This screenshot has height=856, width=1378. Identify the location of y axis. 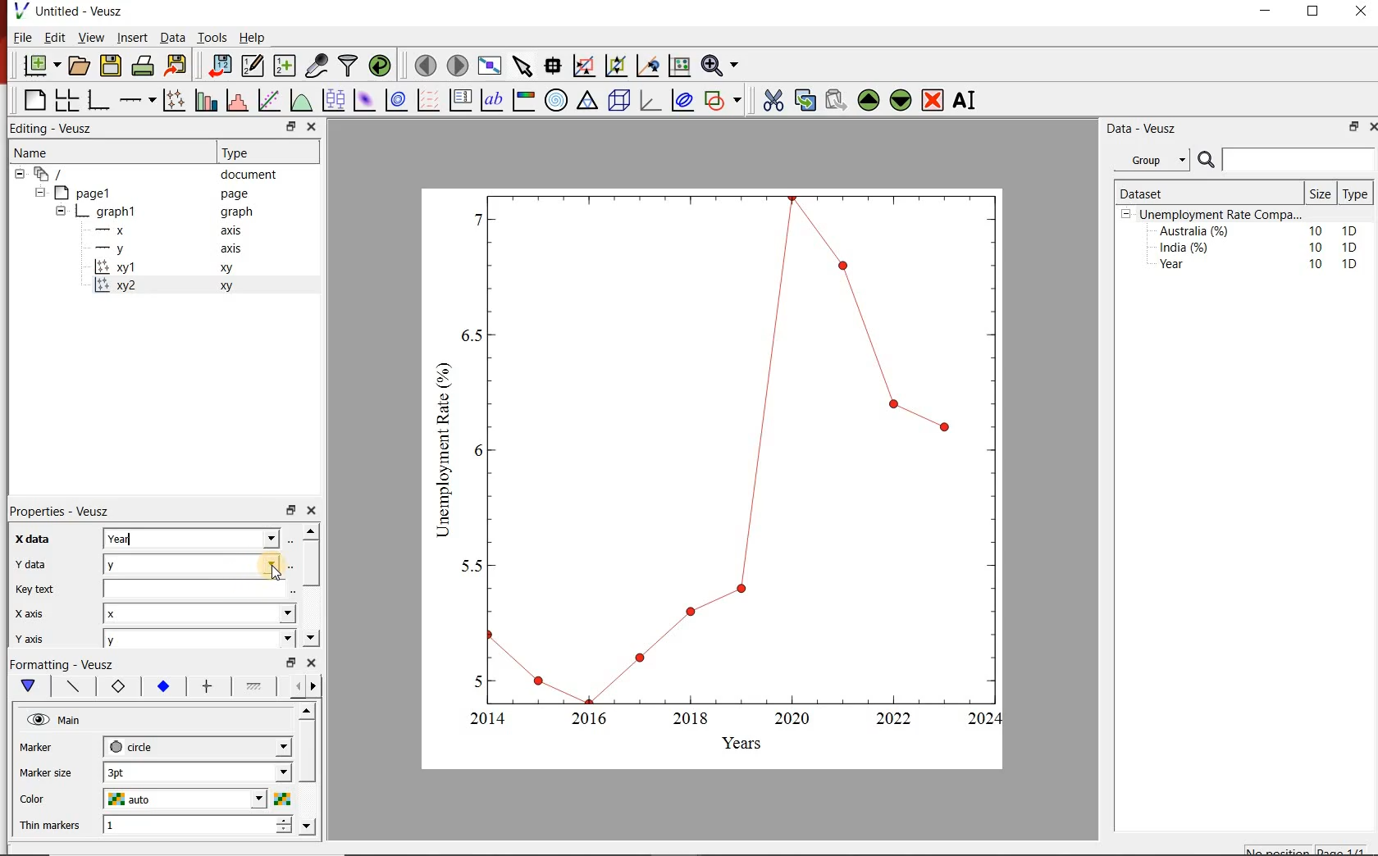
(40, 636).